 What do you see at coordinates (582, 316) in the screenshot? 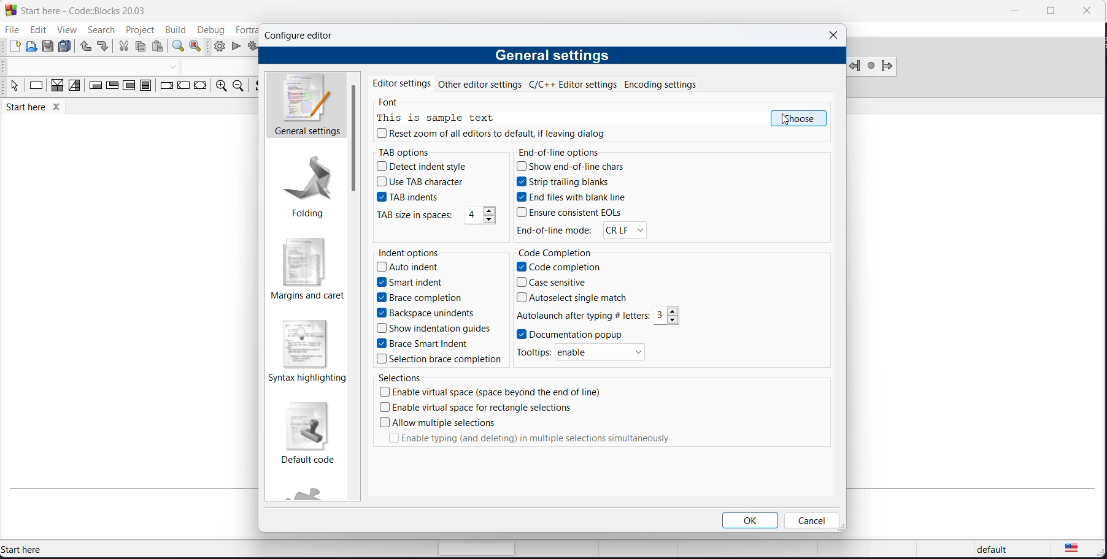
I see `autolaunch values` at bounding box center [582, 316].